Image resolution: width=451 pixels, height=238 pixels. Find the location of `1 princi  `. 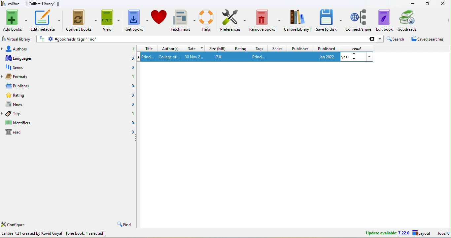

1 princi   is located at coordinates (149, 57).